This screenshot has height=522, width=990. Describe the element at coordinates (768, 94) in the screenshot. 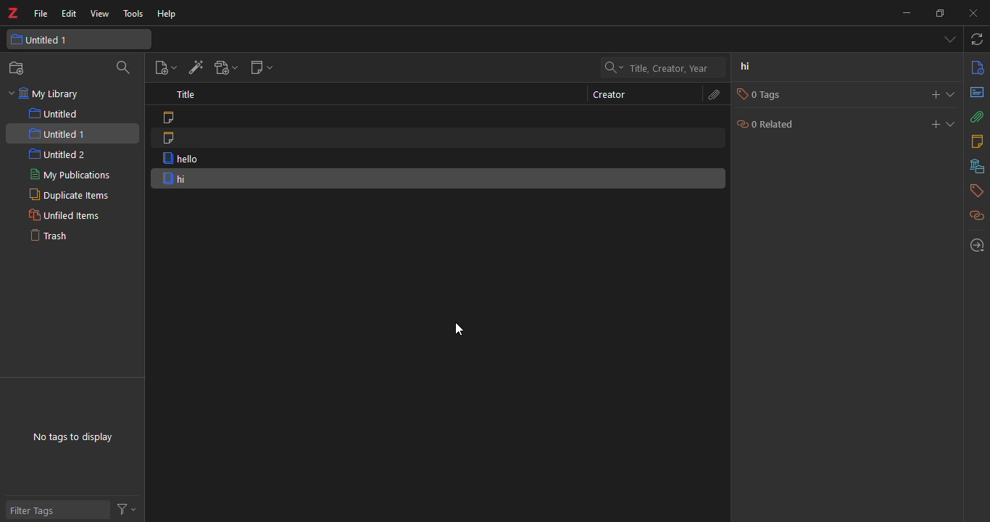

I see `0 tags` at that location.